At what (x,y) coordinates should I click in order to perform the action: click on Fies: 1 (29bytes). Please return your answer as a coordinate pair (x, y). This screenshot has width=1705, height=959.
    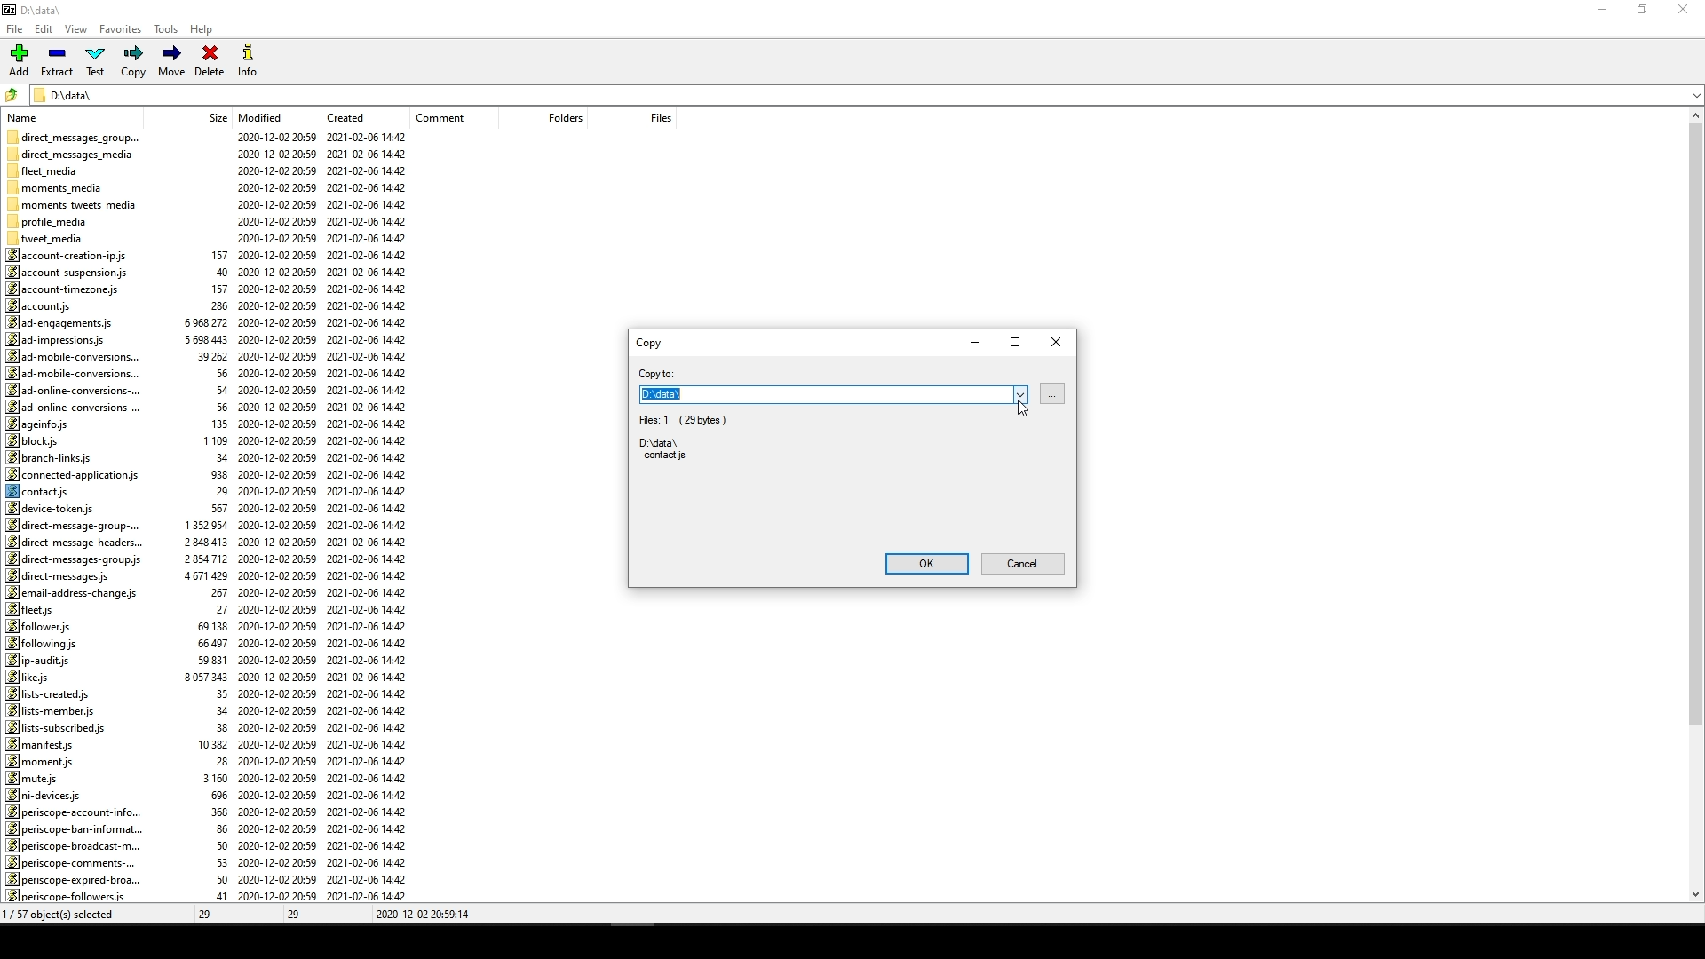
    Looking at the image, I should click on (679, 420).